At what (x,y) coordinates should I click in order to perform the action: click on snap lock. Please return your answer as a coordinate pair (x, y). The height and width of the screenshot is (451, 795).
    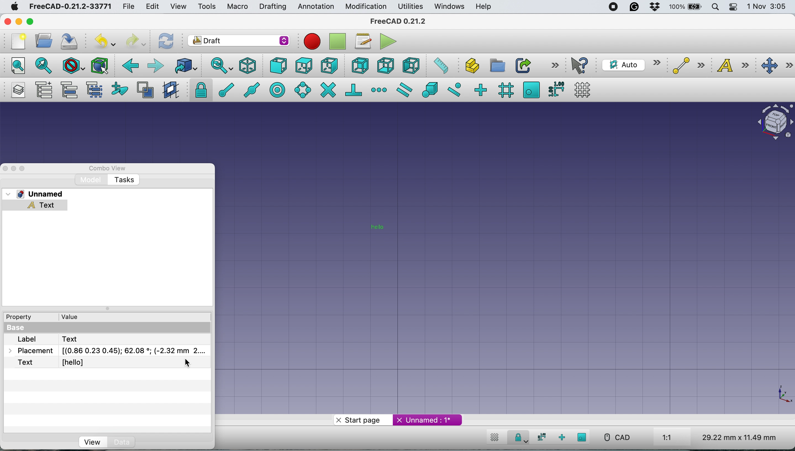
    Looking at the image, I should click on (198, 90).